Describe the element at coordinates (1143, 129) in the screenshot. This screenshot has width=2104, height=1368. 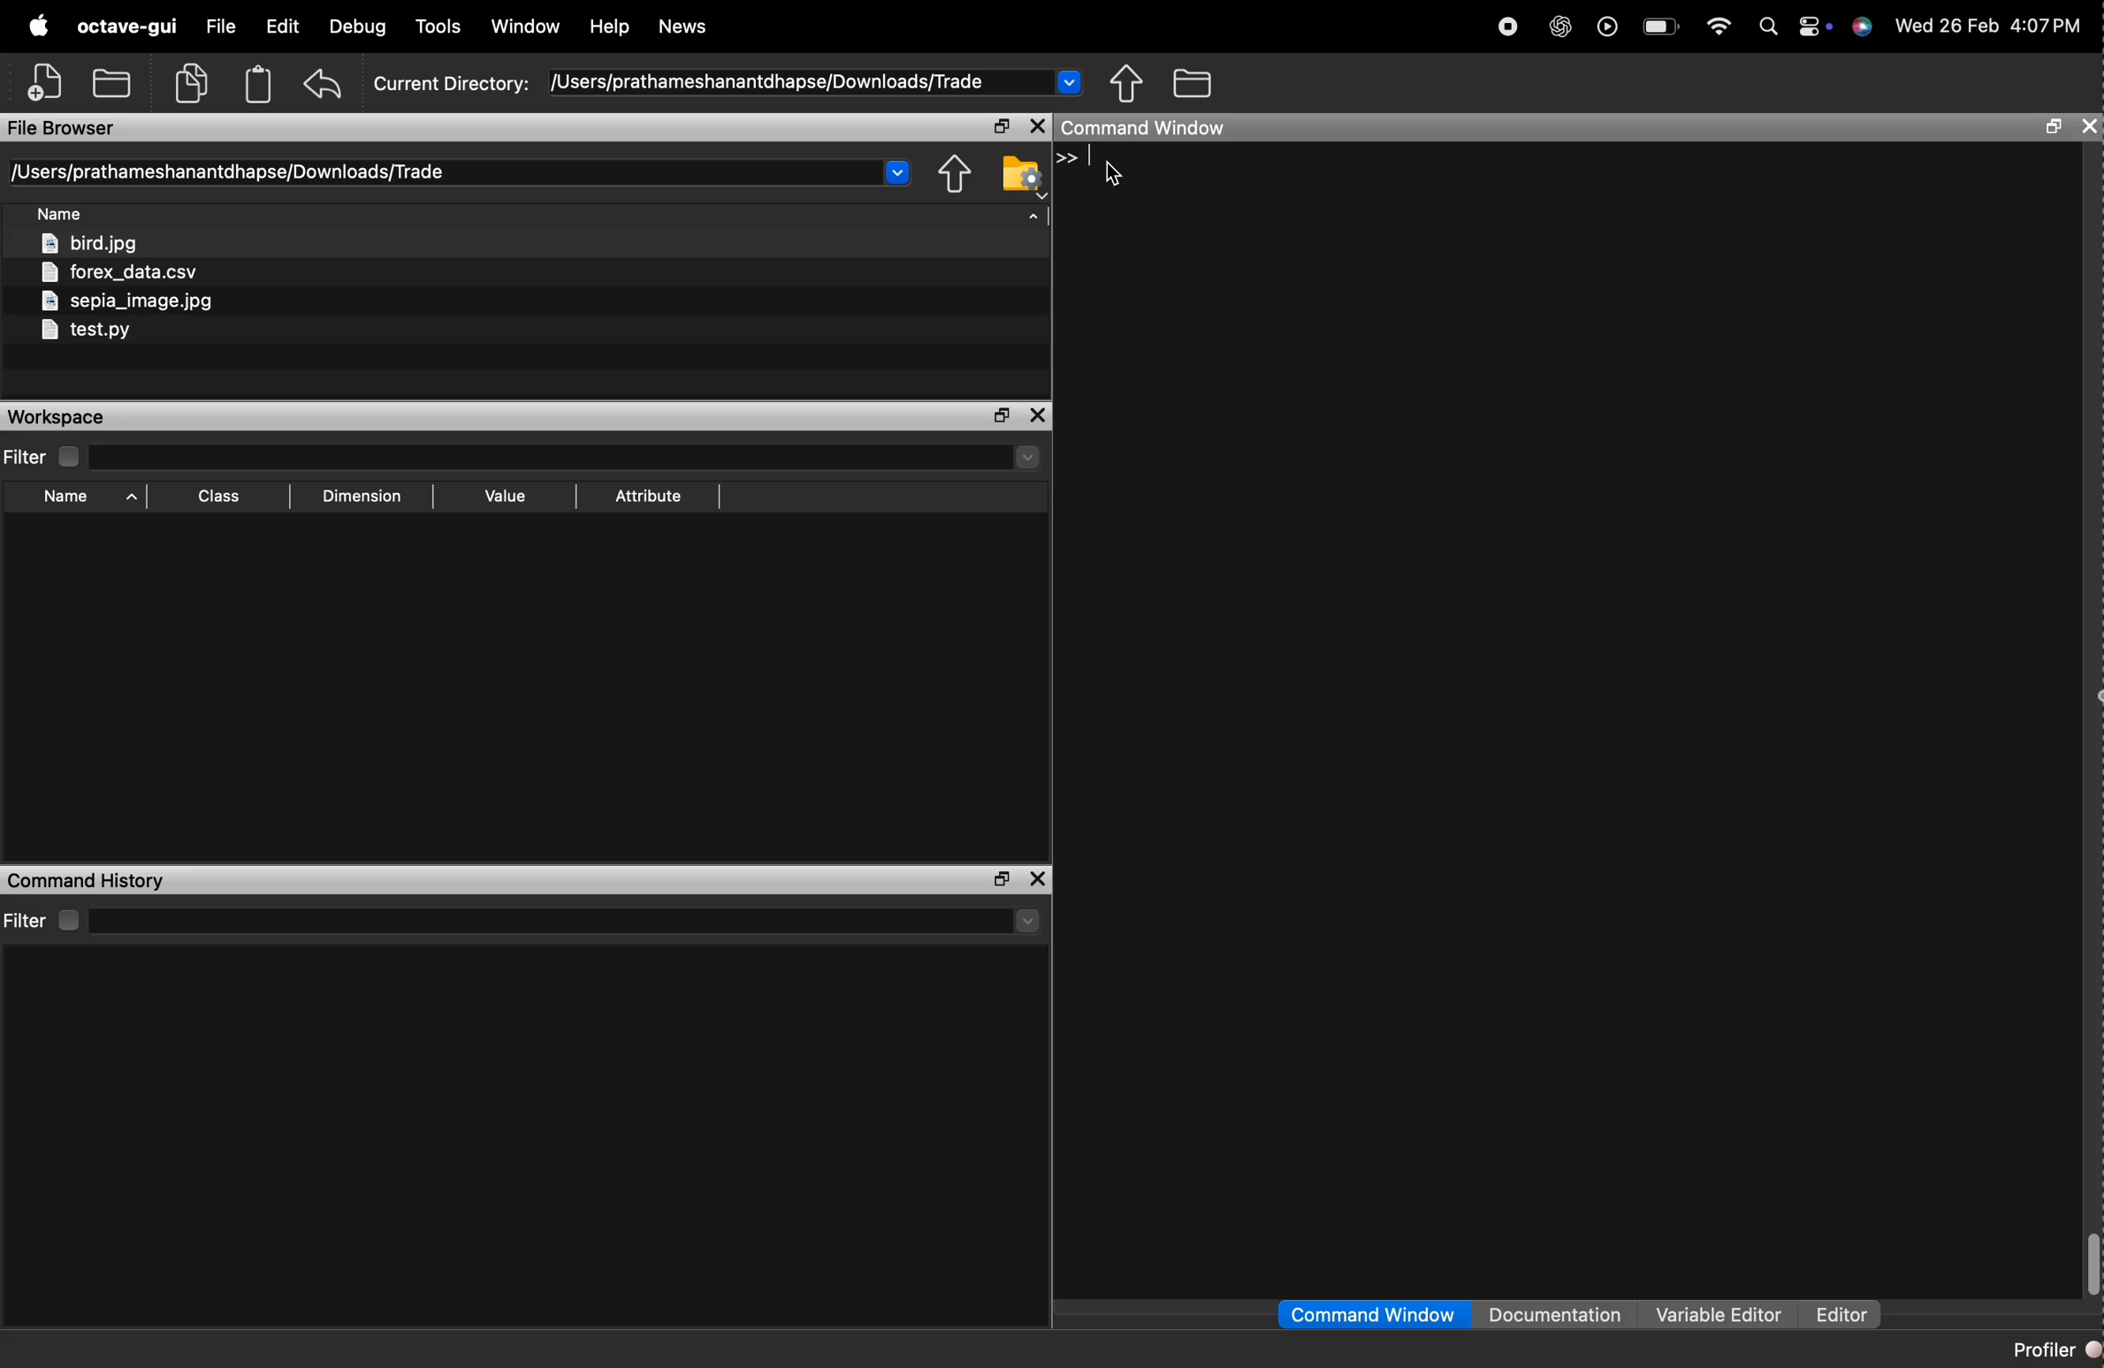
I see `Command Window` at that location.